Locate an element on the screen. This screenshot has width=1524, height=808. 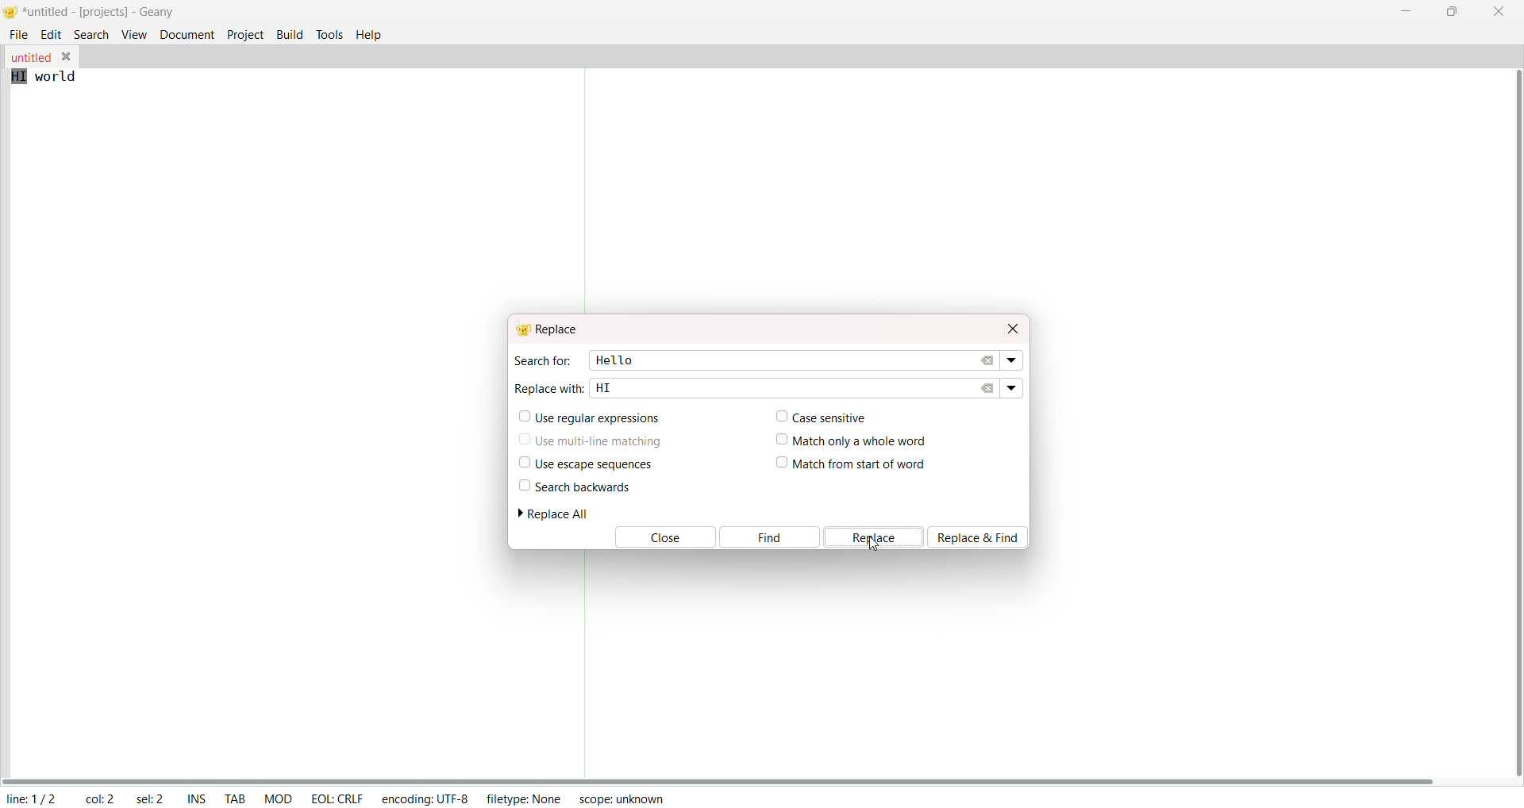
build is located at coordinates (290, 33).